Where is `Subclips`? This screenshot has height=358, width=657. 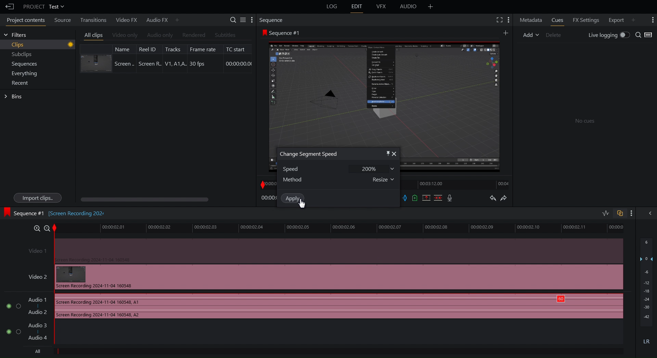
Subclips is located at coordinates (22, 55).